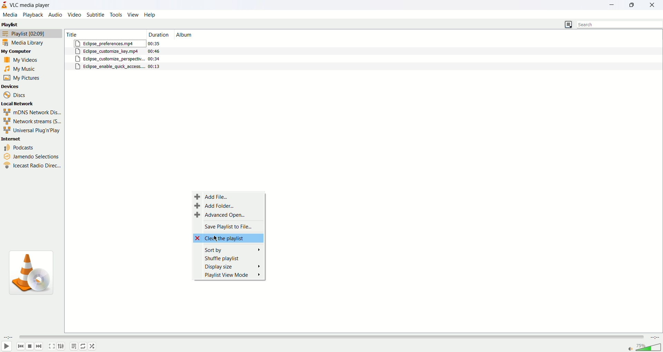 This screenshot has width=663, height=352. Describe the element at coordinates (11, 25) in the screenshot. I see `playlist` at that location.